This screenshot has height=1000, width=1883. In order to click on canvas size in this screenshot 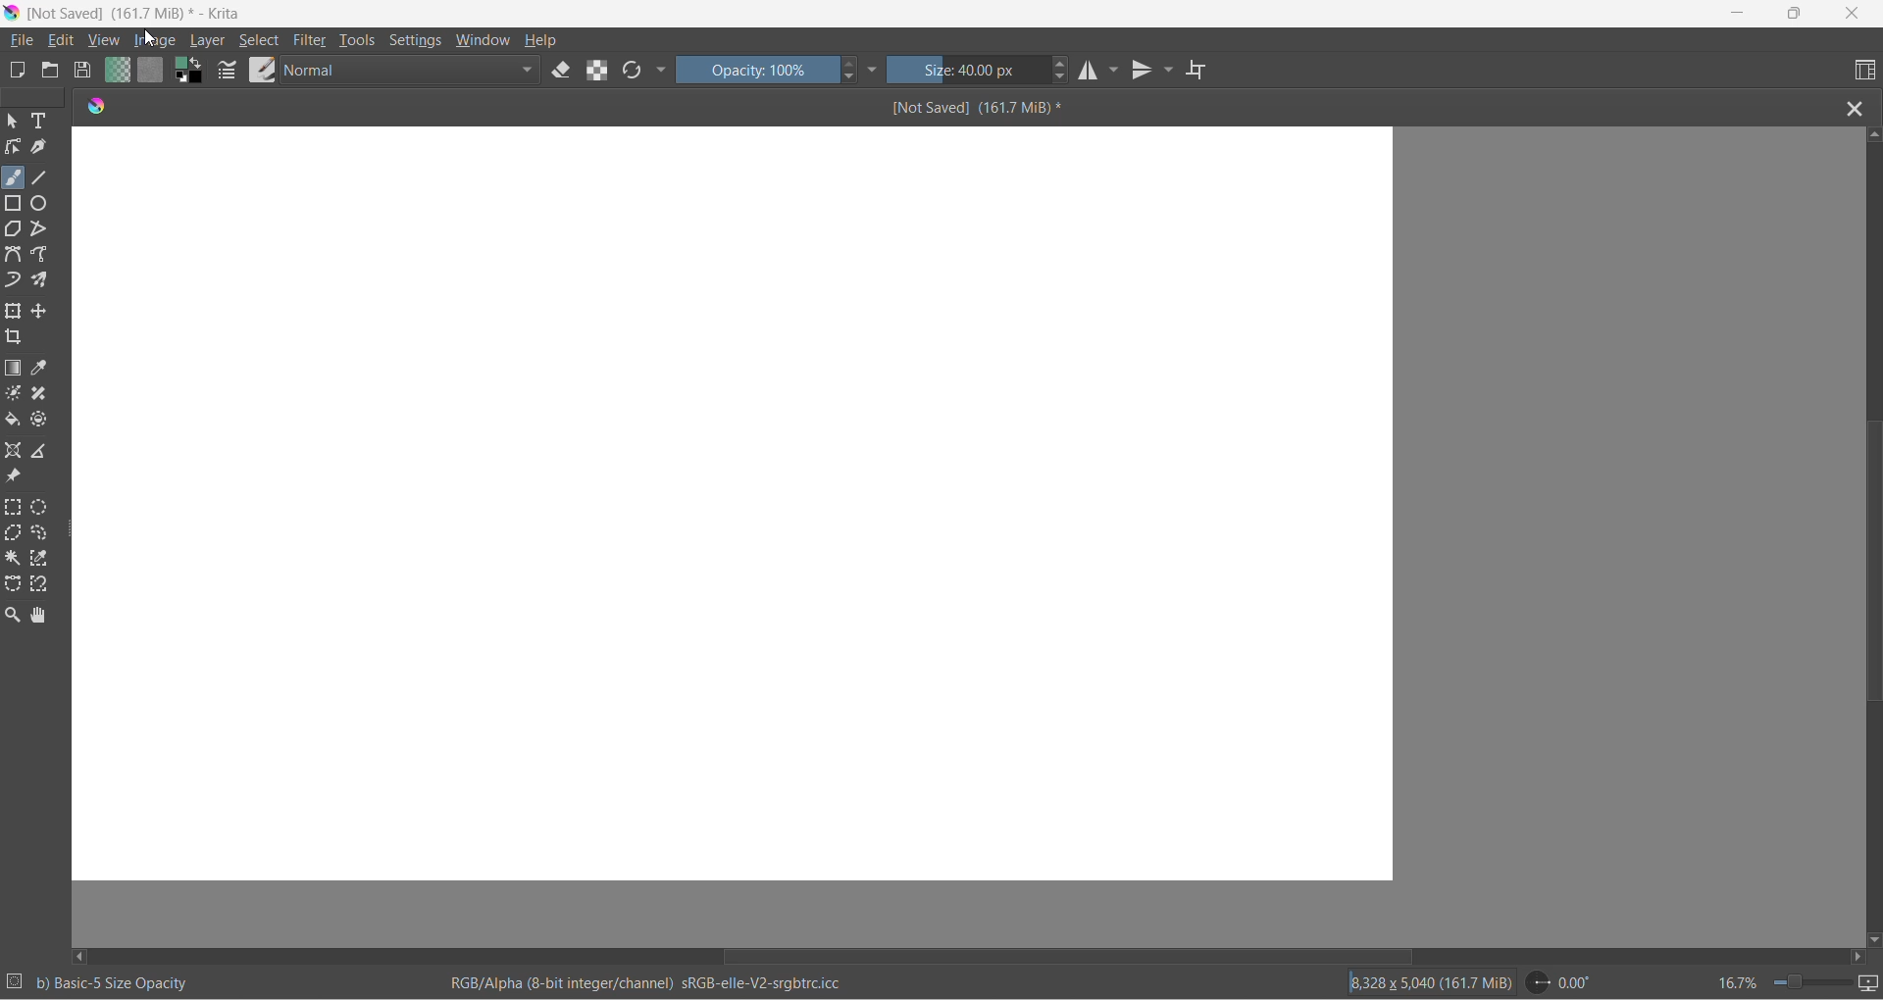, I will do `click(734, 506)`.